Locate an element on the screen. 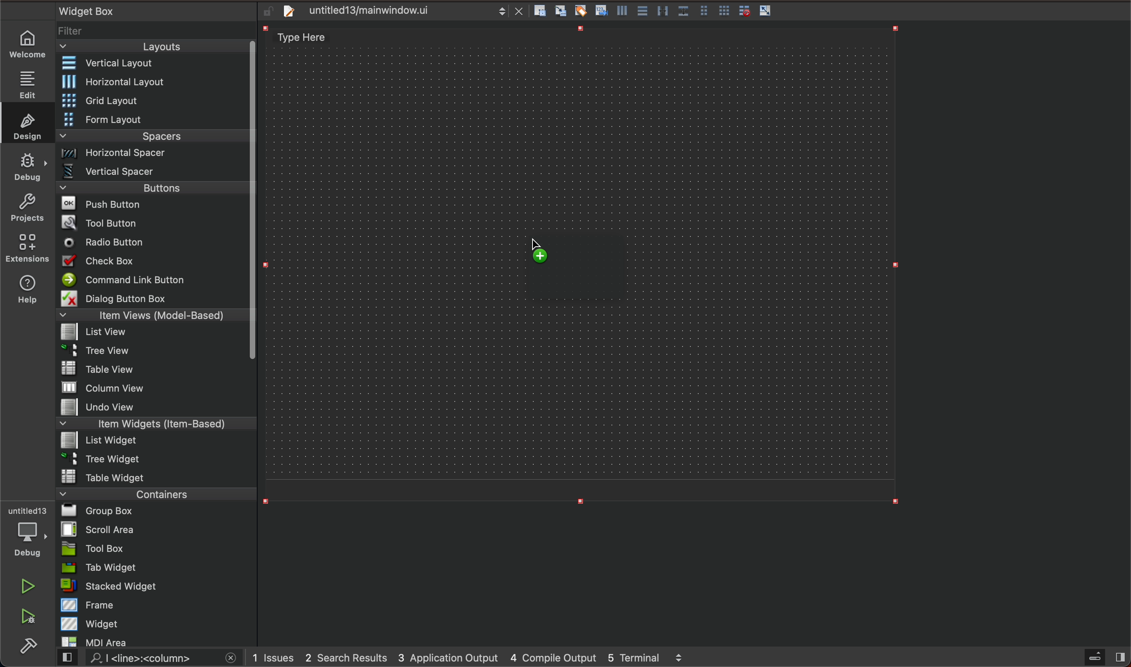  tree view is located at coordinates (154, 351).